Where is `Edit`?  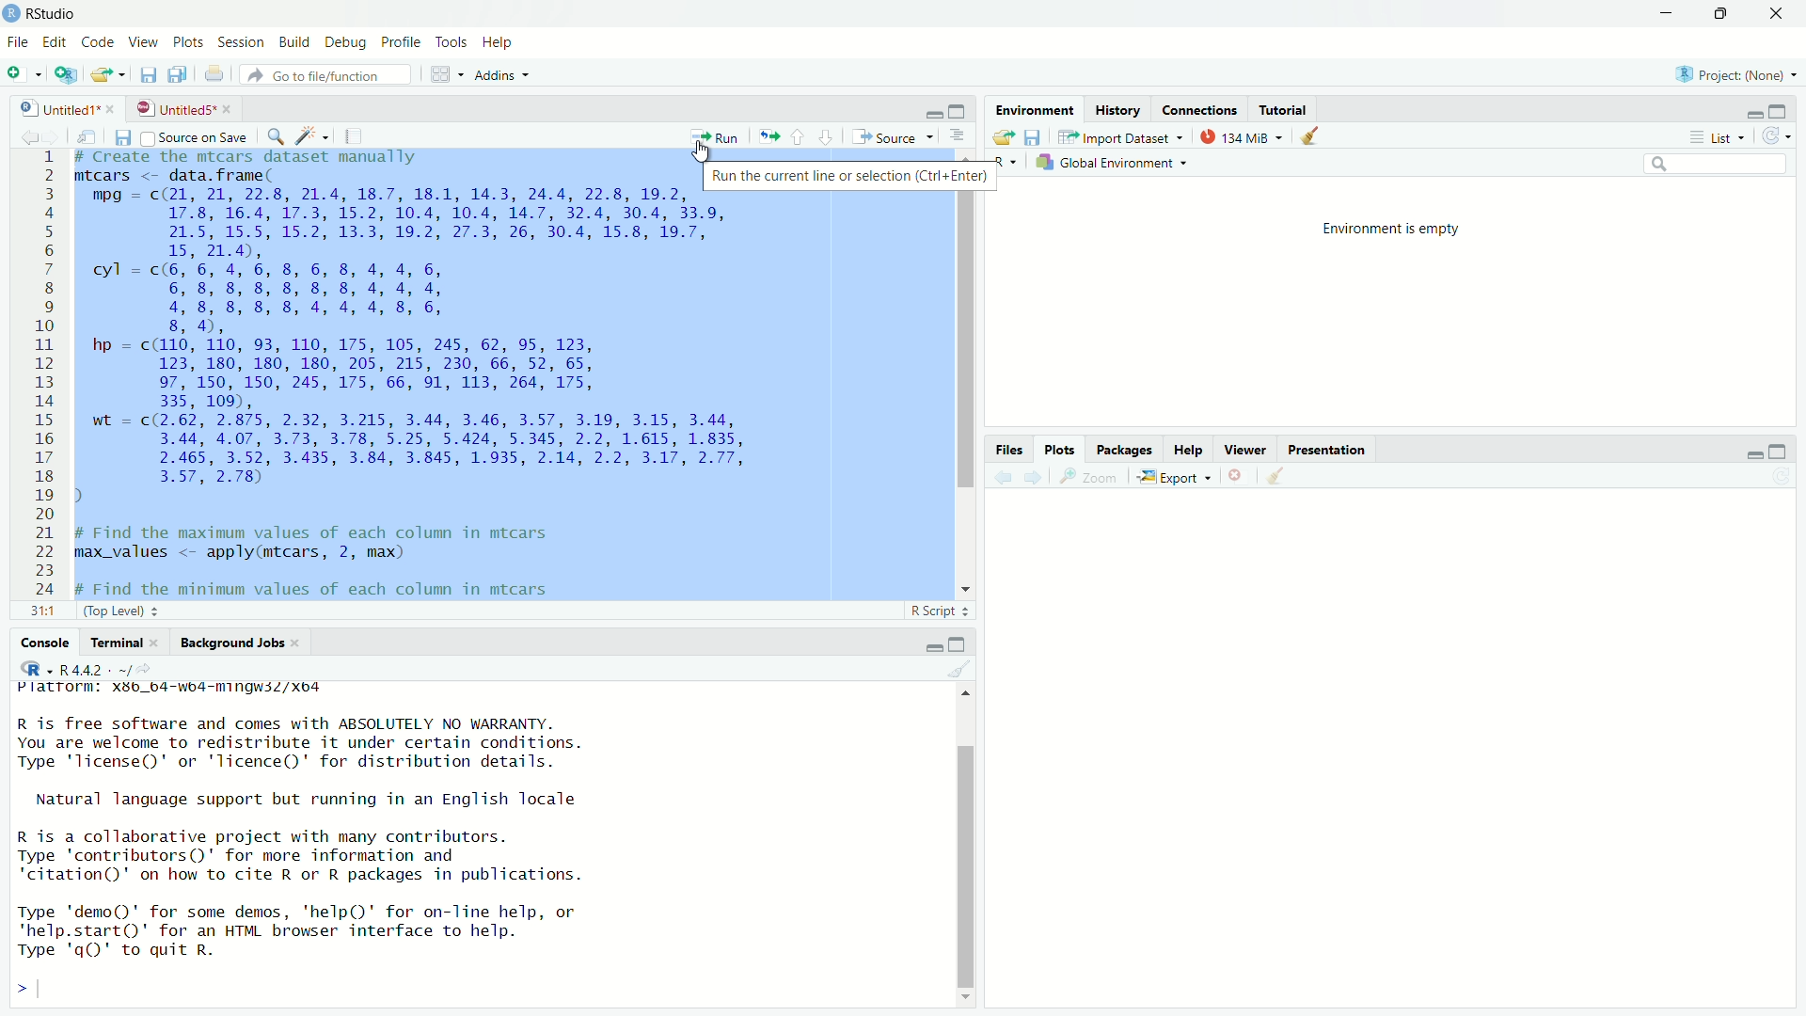
Edit is located at coordinates (56, 40).